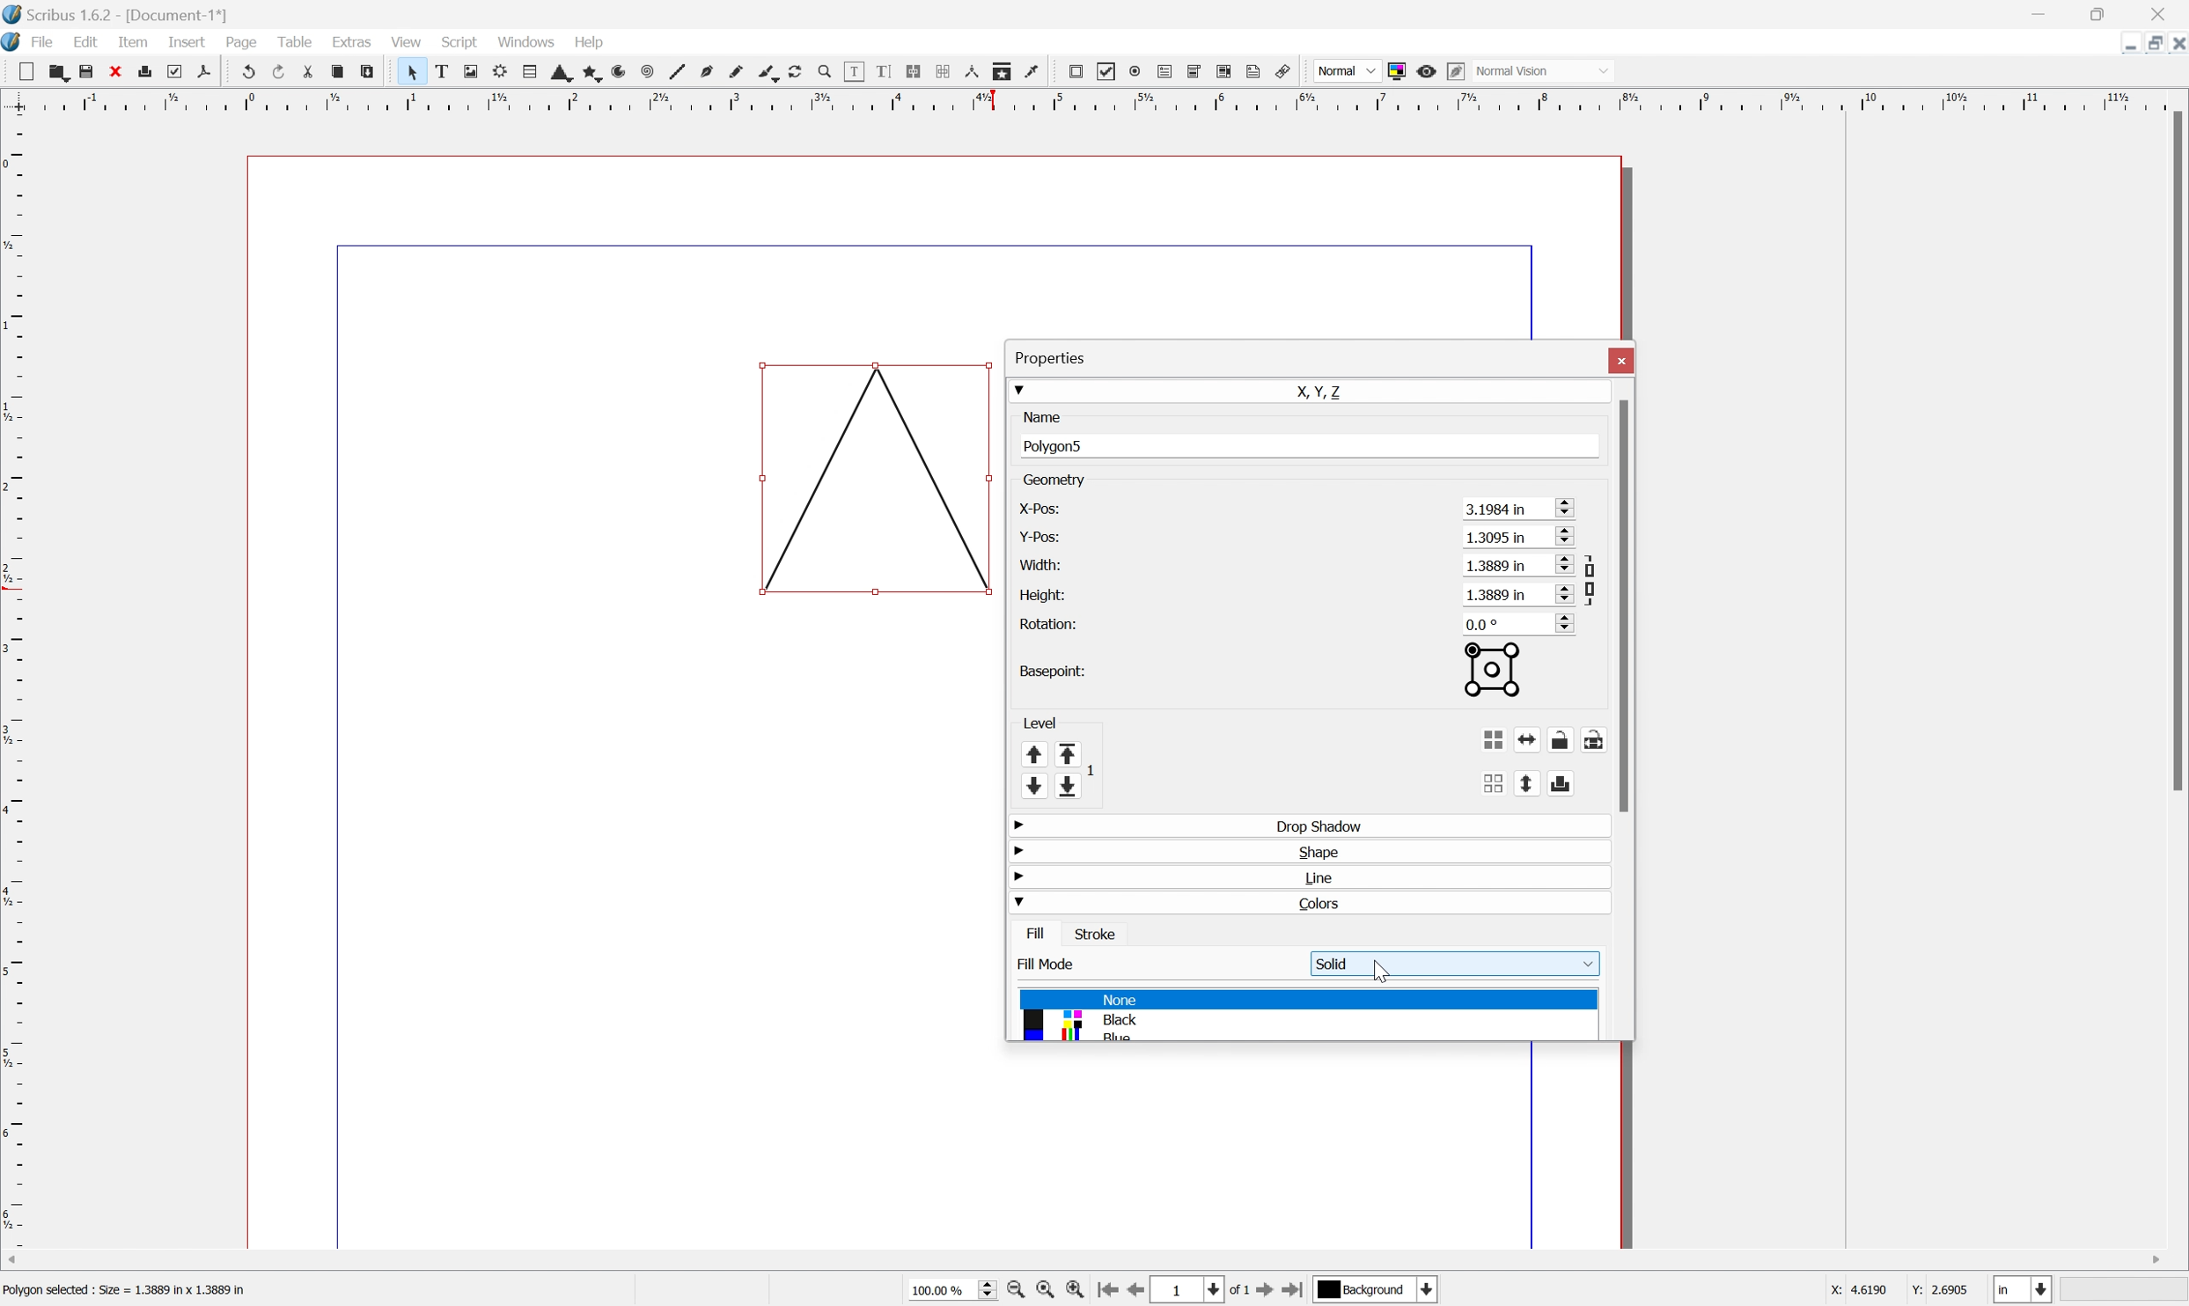 The width and height of the screenshot is (2189, 1306). Describe the element at coordinates (1586, 737) in the screenshot. I see `Lock or unlock the object` at that location.